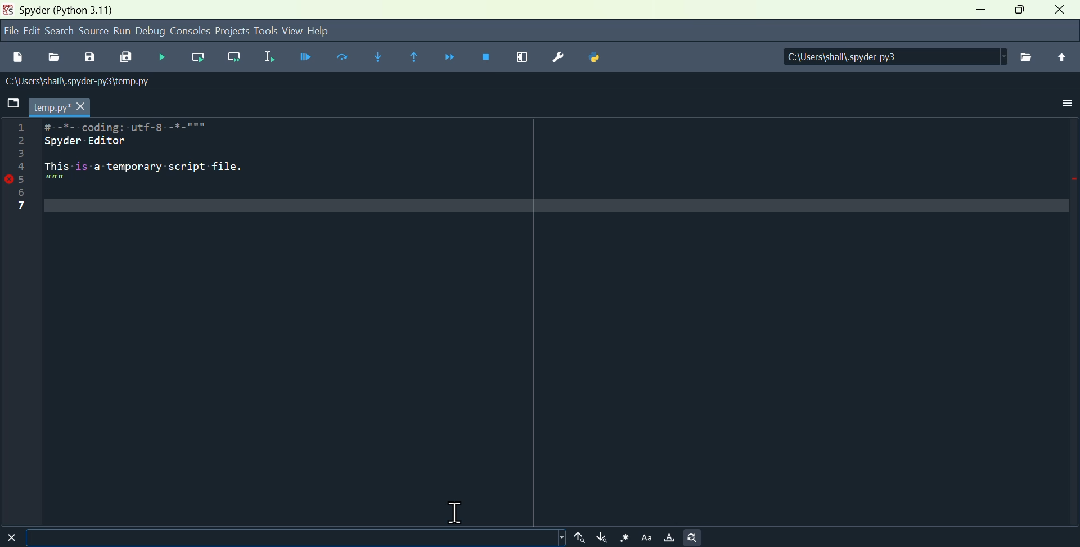 The height and width of the screenshot is (547, 1080). Describe the element at coordinates (341, 59) in the screenshot. I see `run cell` at that location.